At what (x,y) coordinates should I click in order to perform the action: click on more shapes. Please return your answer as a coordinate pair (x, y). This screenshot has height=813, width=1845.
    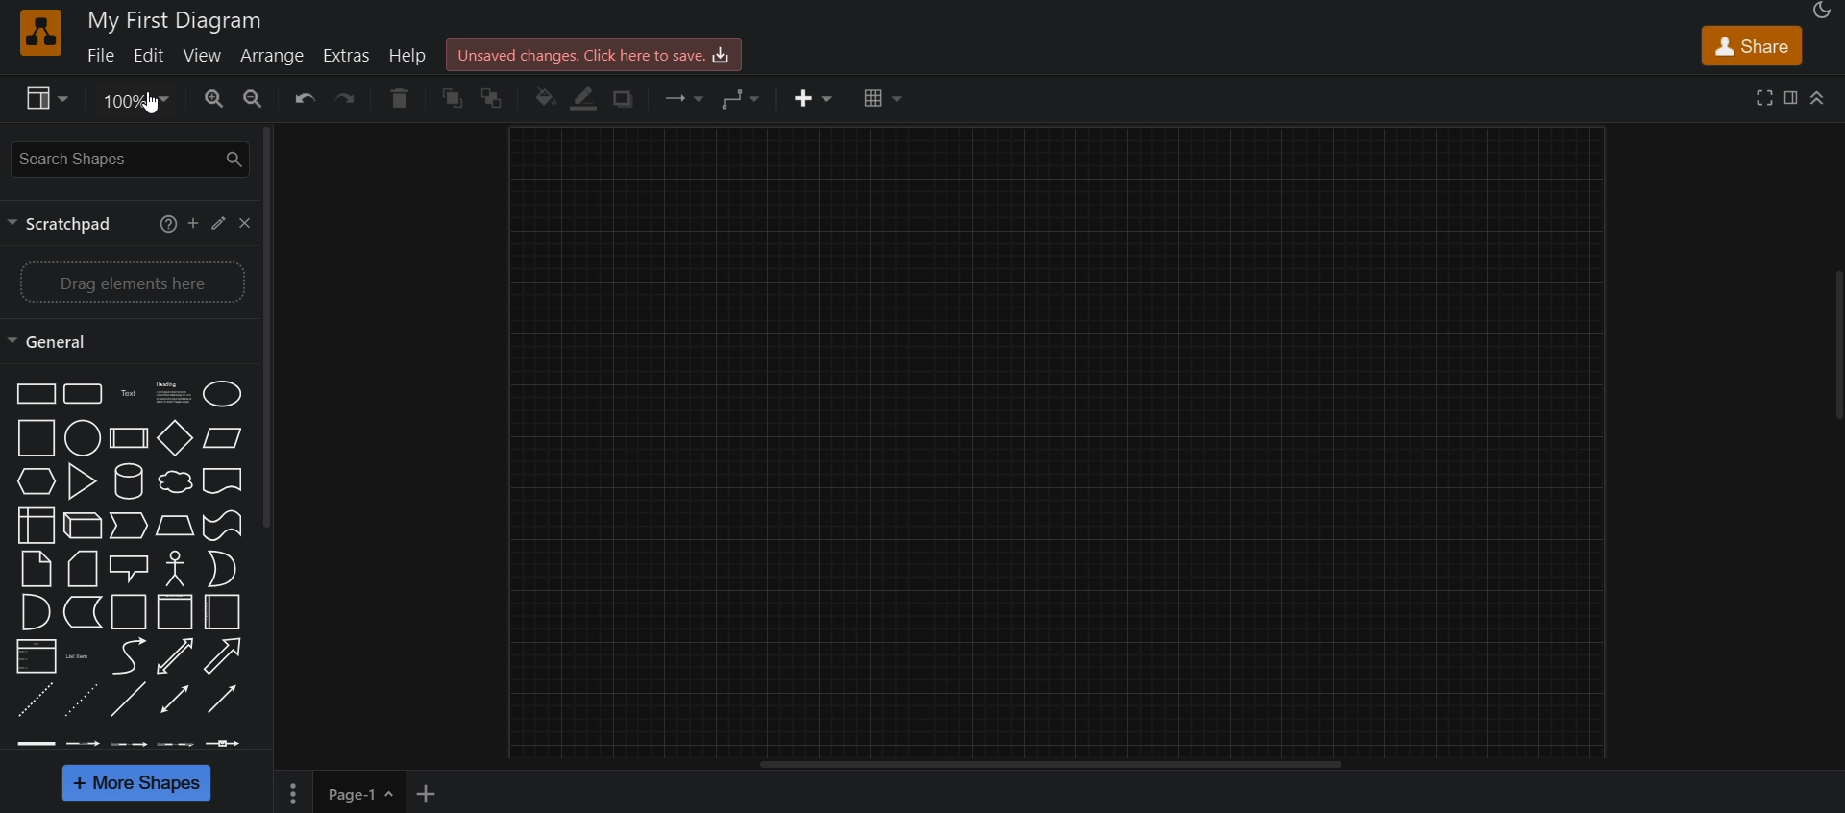
    Looking at the image, I should click on (136, 783).